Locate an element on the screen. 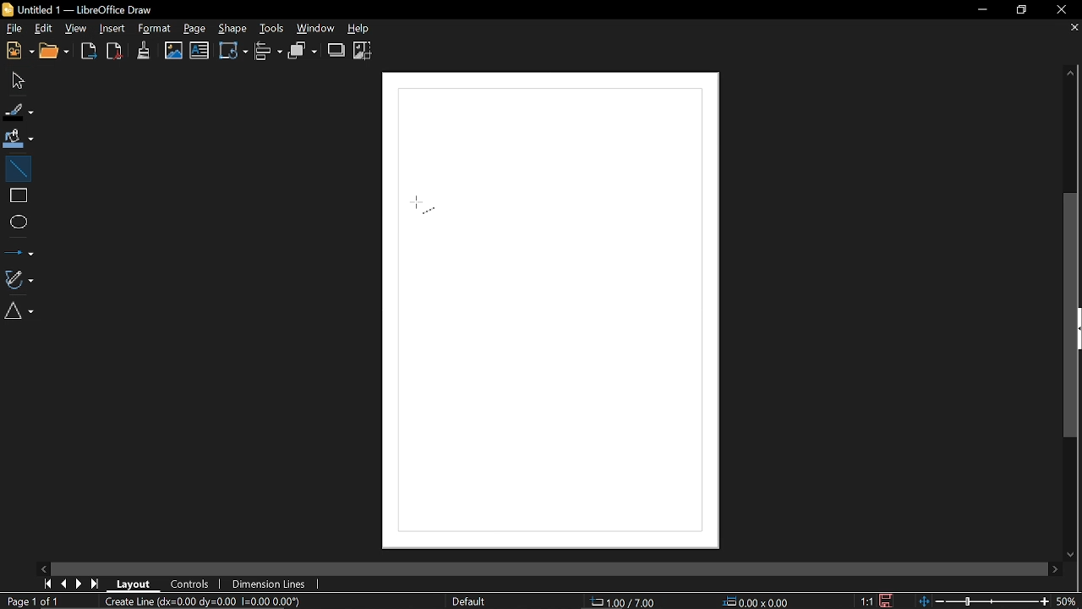 Image resolution: width=1082 pixels, height=609 pixels. Arrange is located at coordinates (303, 52).